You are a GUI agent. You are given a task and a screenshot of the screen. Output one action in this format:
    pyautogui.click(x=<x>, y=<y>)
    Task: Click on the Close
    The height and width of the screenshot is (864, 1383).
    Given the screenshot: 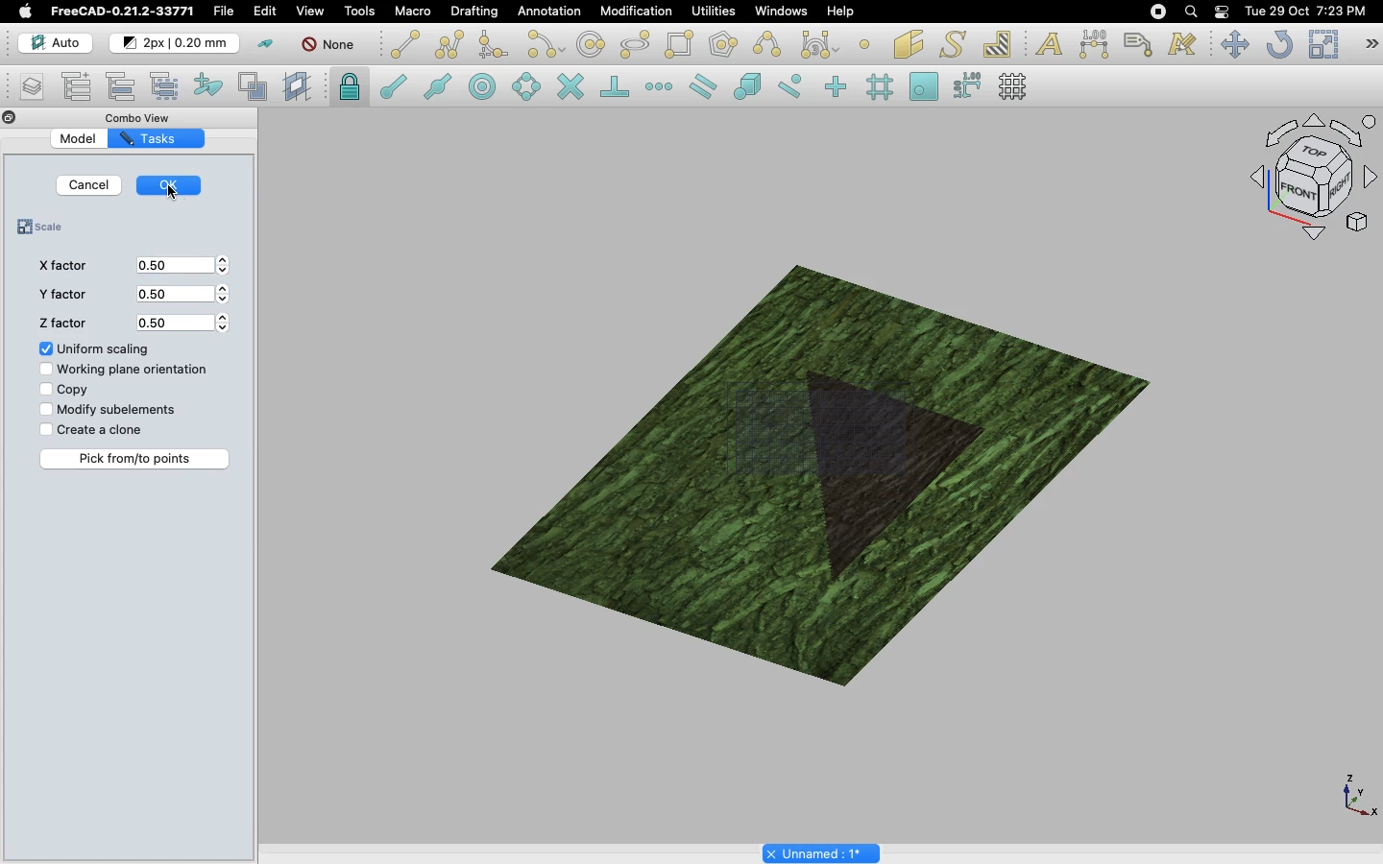 What is the action you would take?
    pyautogui.click(x=8, y=117)
    